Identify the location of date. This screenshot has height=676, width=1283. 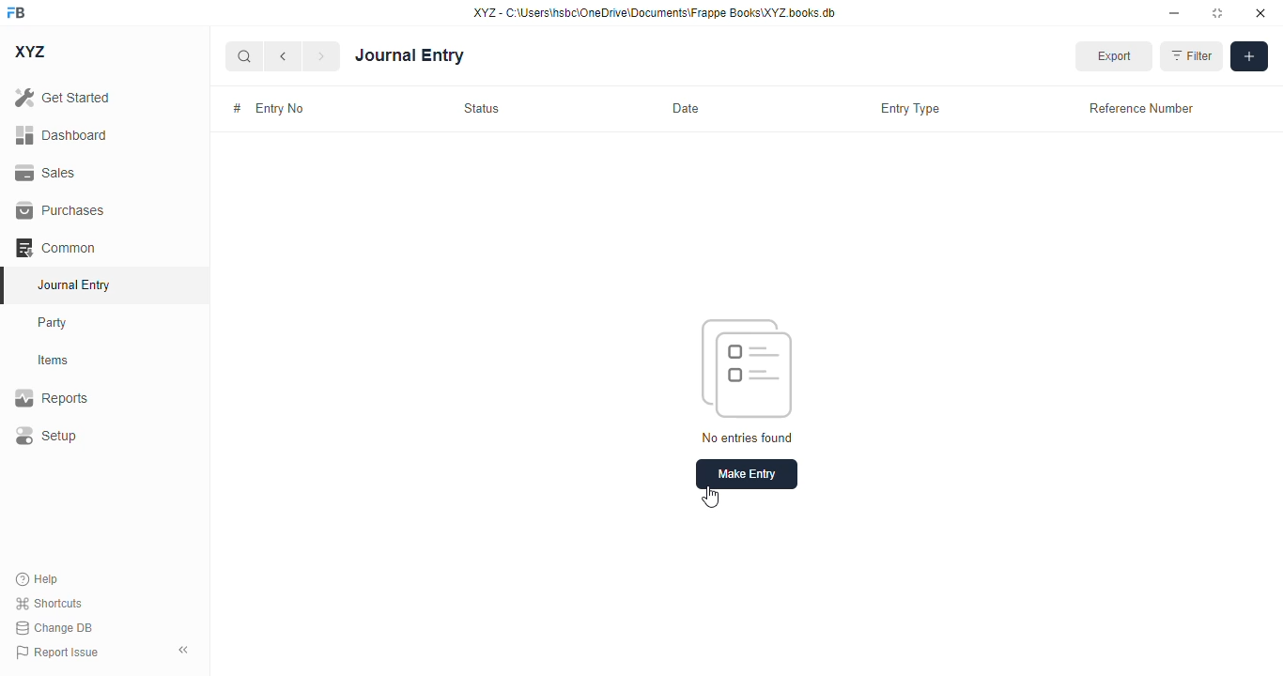
(686, 107).